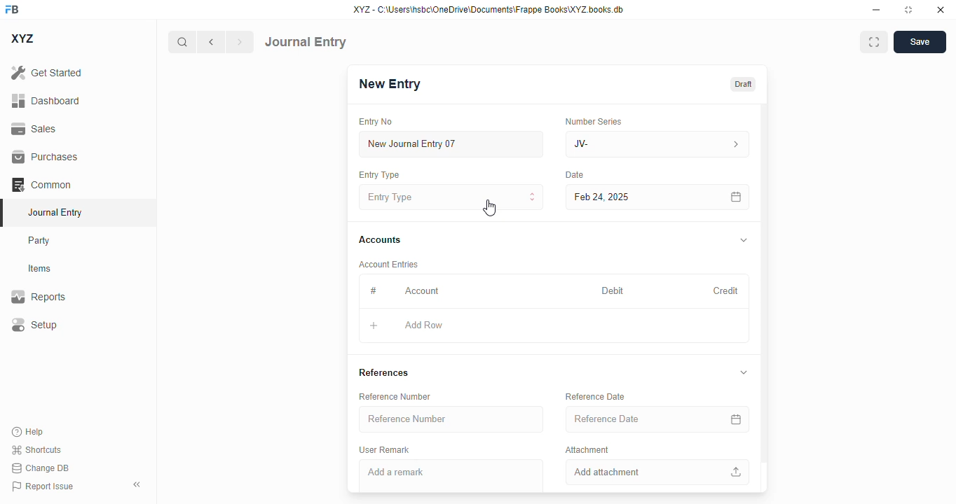  What do you see at coordinates (211, 42) in the screenshot?
I see `previous` at bounding box center [211, 42].